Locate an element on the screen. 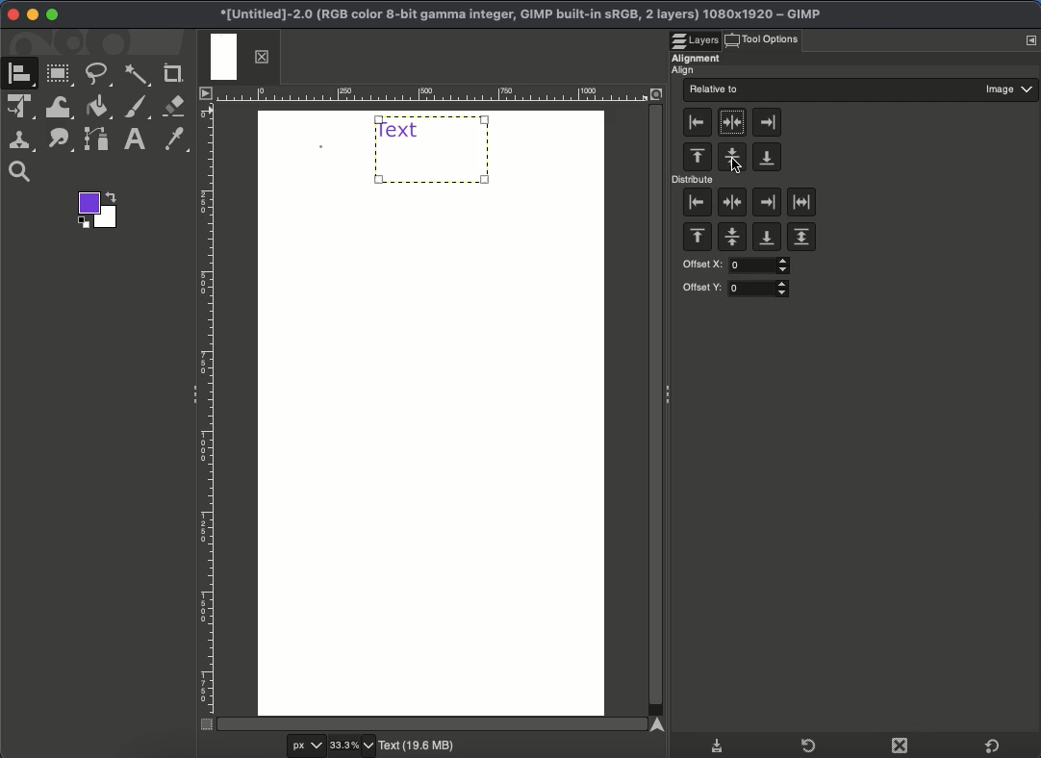 The height and width of the screenshot is (758, 1041). Default tool presets is located at coordinates (992, 744).